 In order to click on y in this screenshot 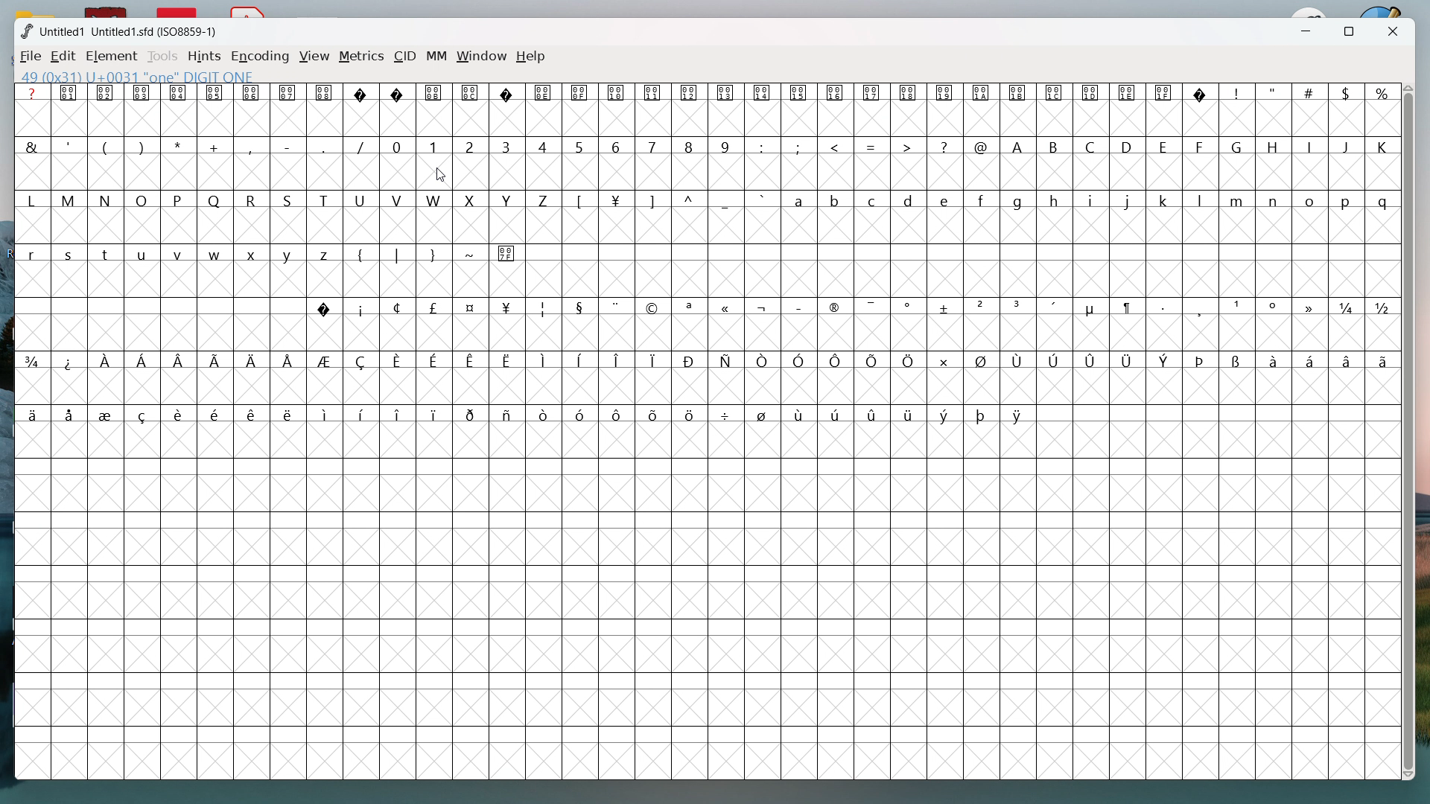, I will do `click(289, 254)`.